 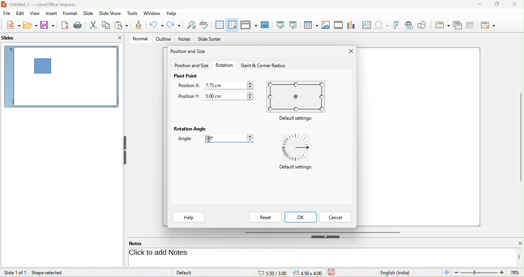 What do you see at coordinates (297, 96) in the screenshot?
I see `default settings` at bounding box center [297, 96].